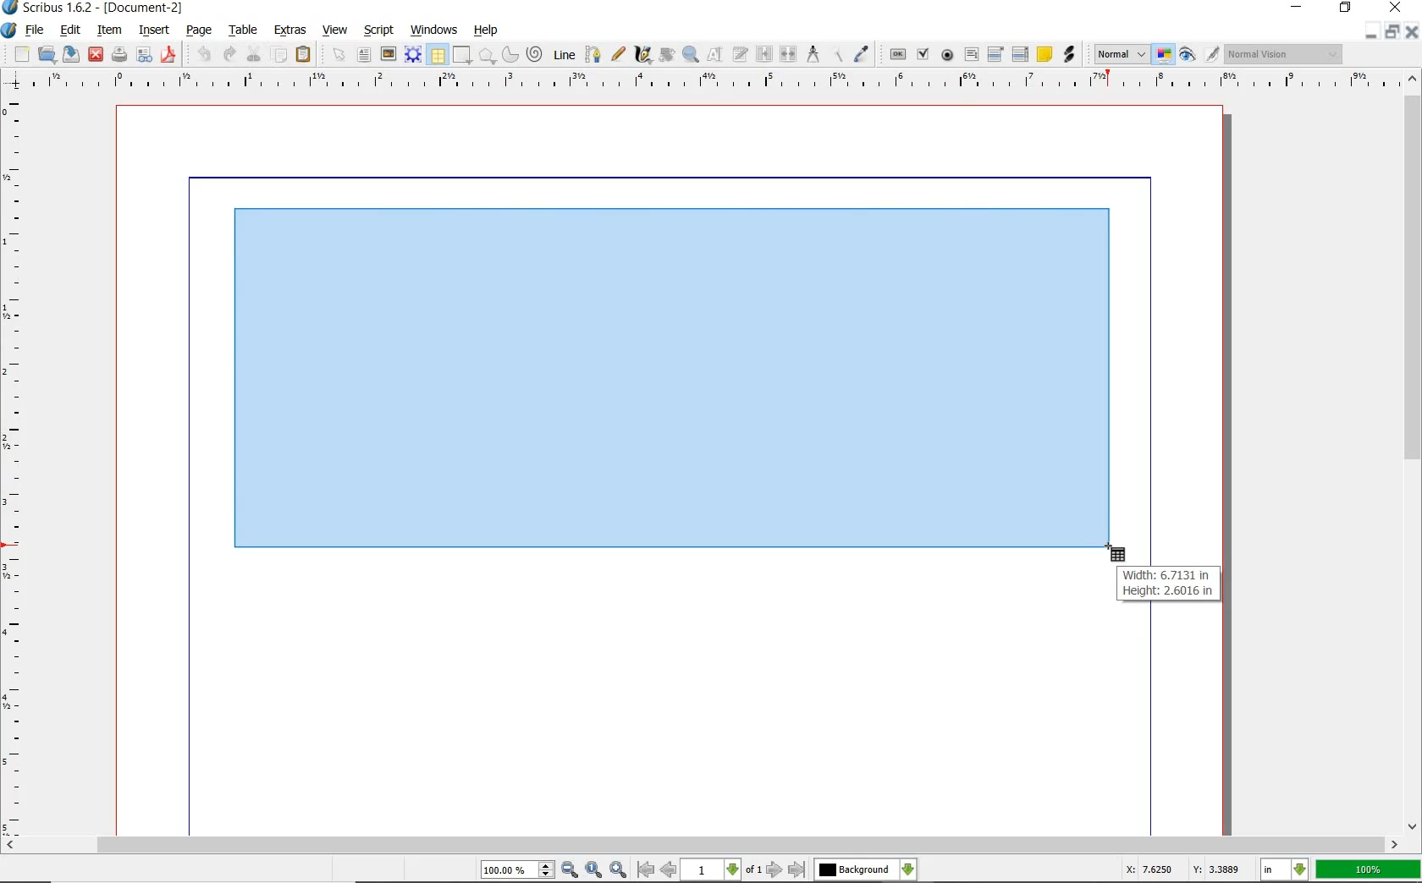 The image size is (1422, 883). I want to click on 100%, so click(1369, 868).